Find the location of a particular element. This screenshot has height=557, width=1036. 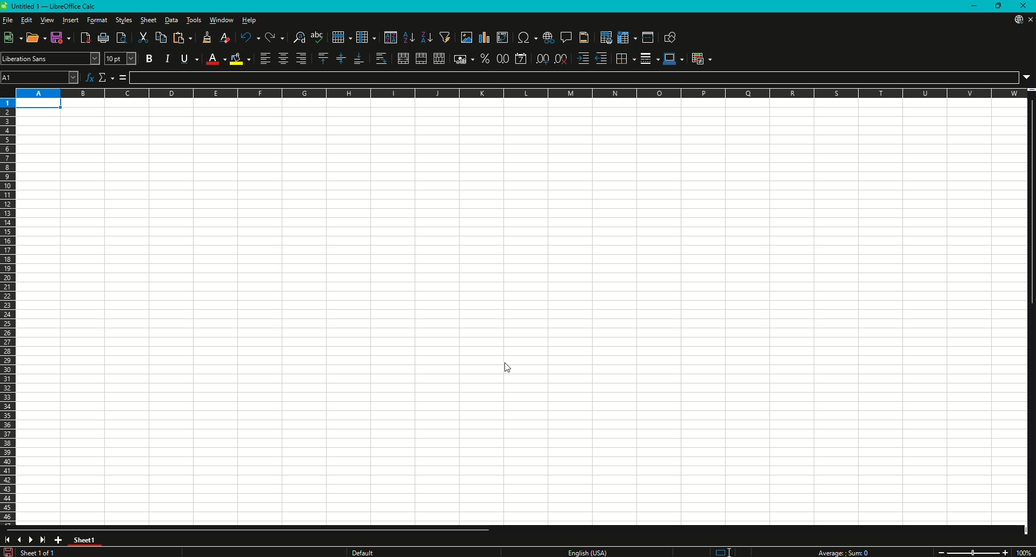

Window is located at coordinates (222, 19).